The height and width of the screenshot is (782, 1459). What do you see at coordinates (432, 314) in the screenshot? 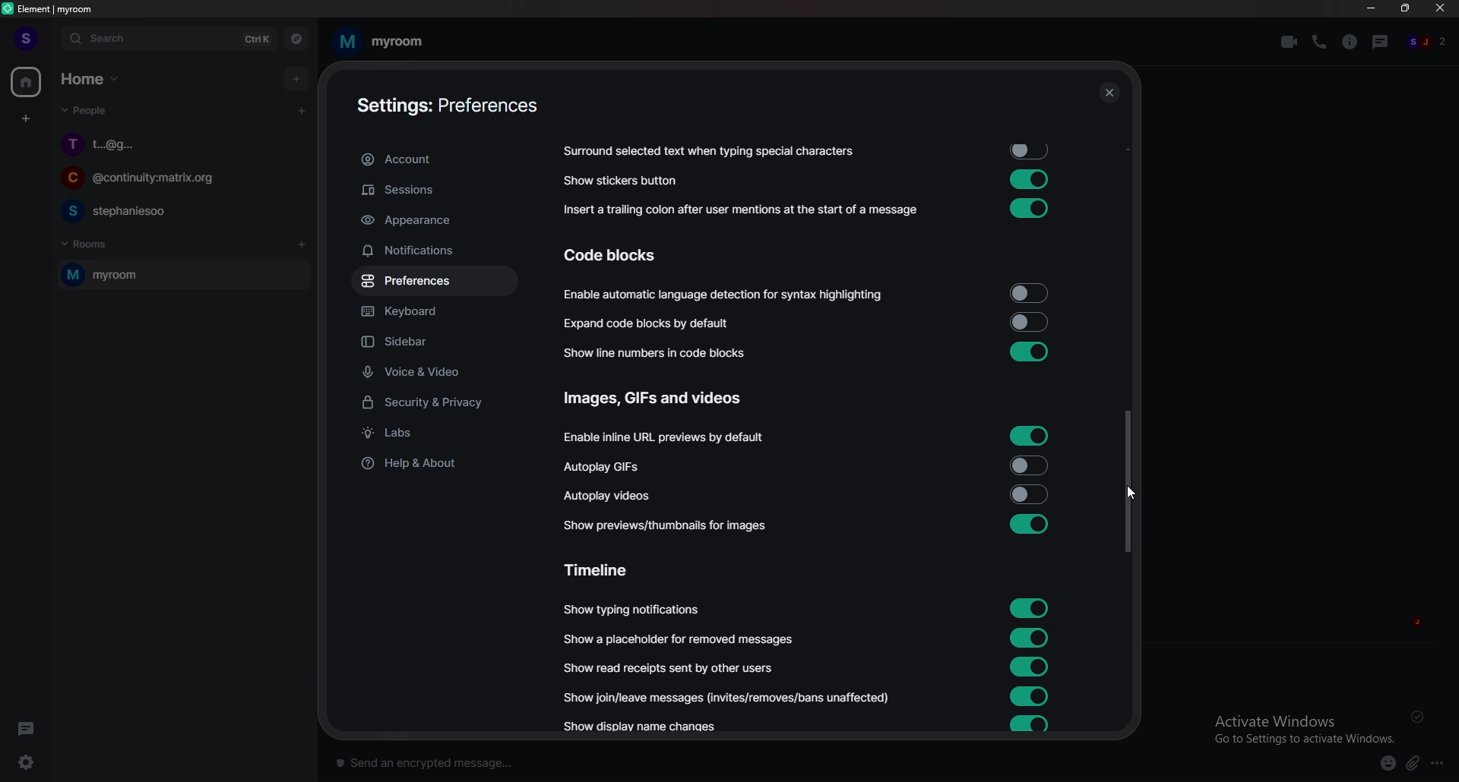
I see `keyboard` at bounding box center [432, 314].